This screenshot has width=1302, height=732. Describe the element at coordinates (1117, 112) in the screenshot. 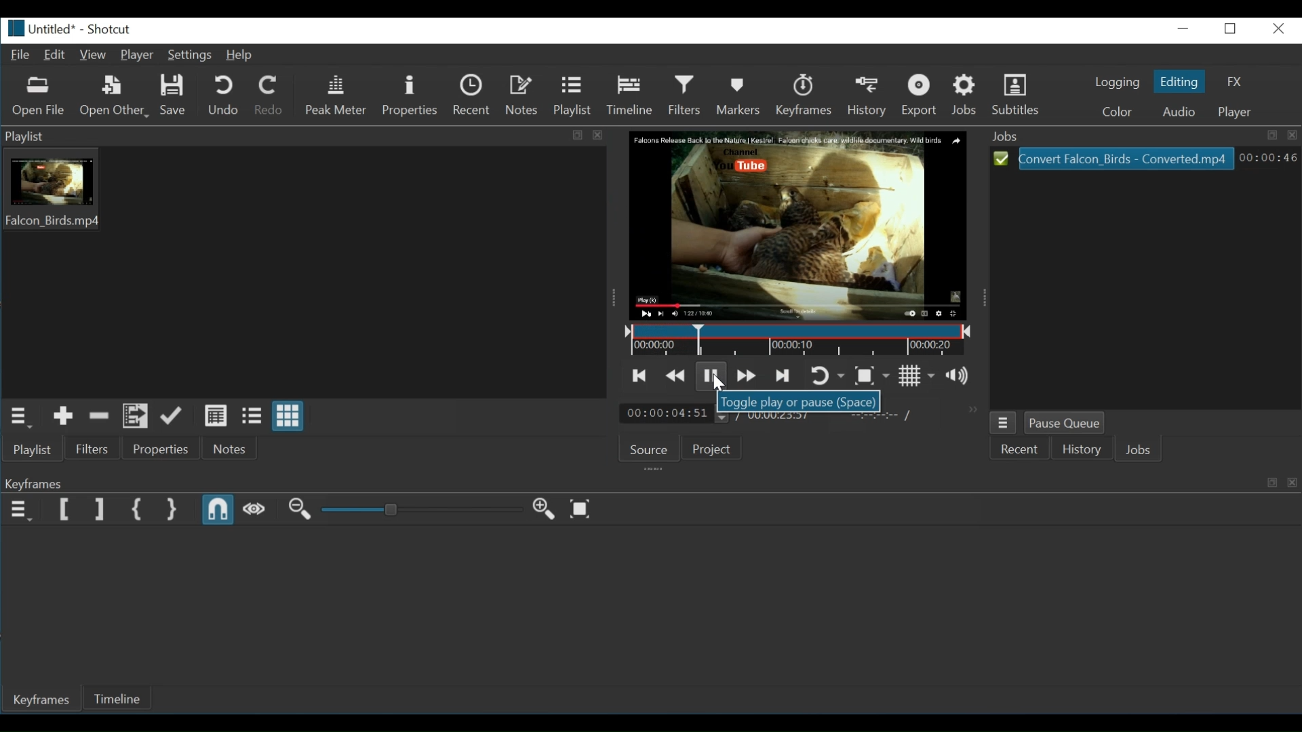

I see `Color` at that location.